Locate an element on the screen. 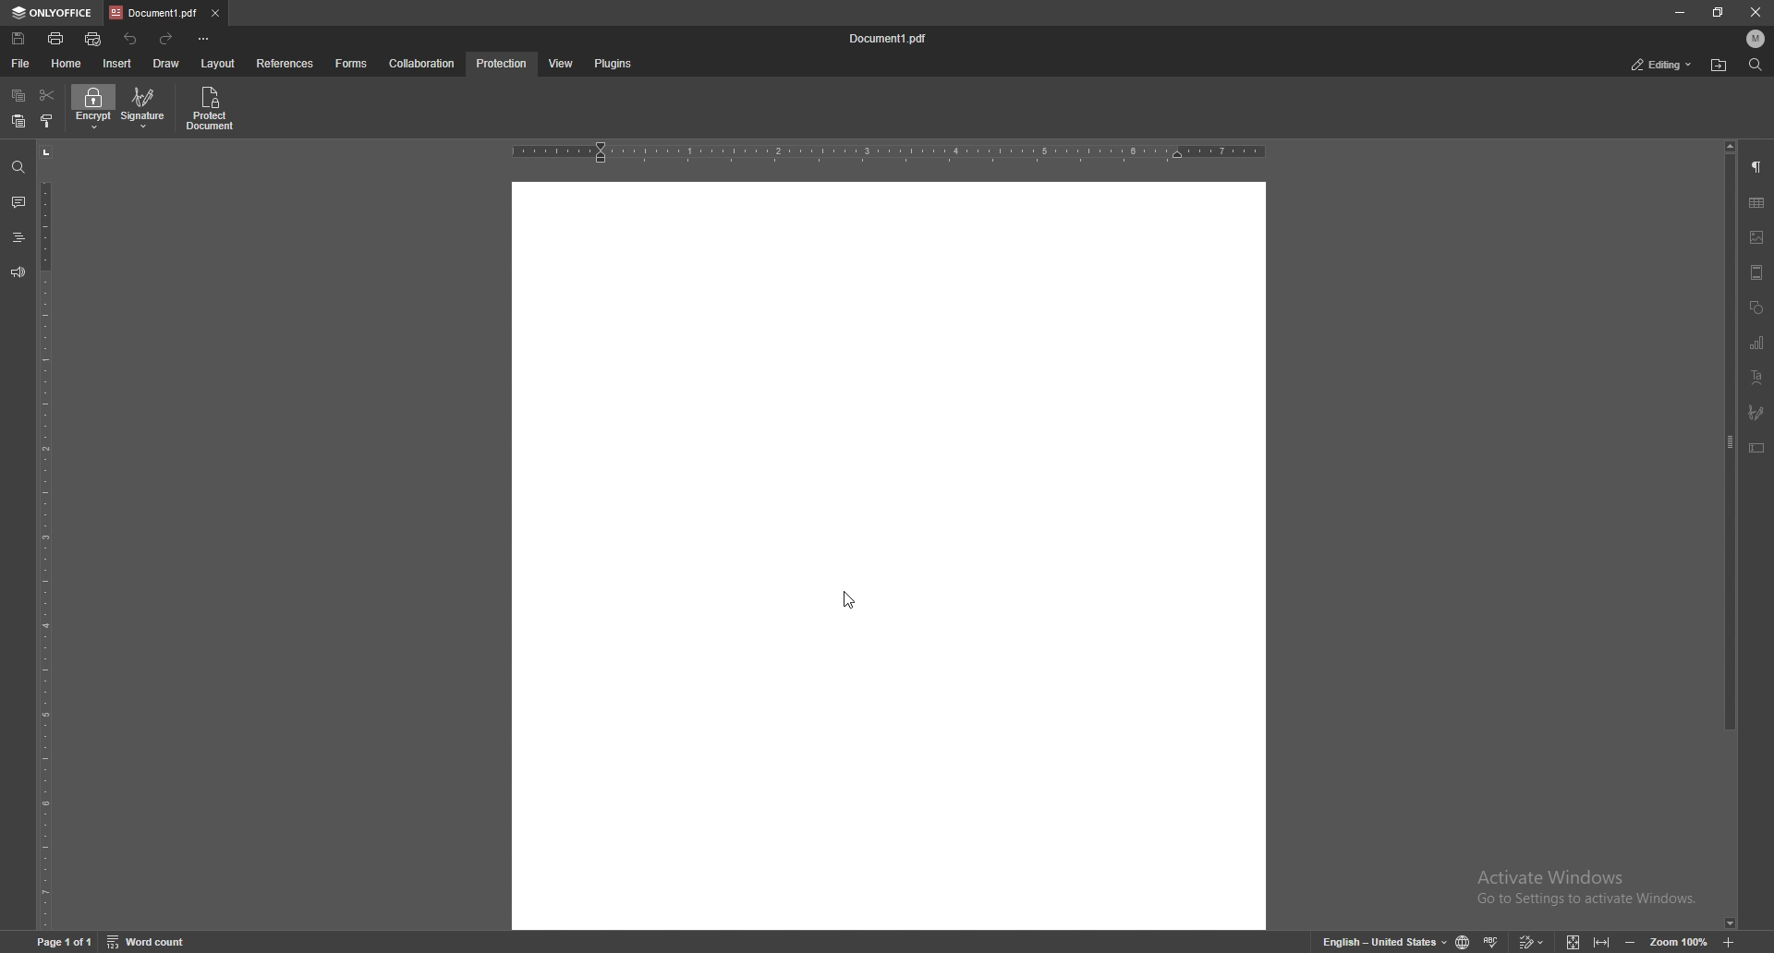 Image resolution: width=1774 pixels, height=953 pixels. close tab is located at coordinates (215, 12).